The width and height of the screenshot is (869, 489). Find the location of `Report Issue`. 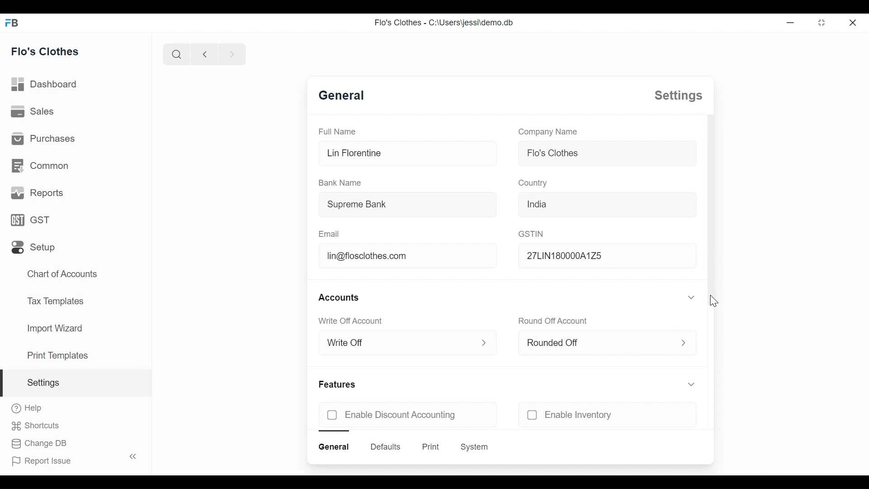

Report Issue is located at coordinates (72, 459).